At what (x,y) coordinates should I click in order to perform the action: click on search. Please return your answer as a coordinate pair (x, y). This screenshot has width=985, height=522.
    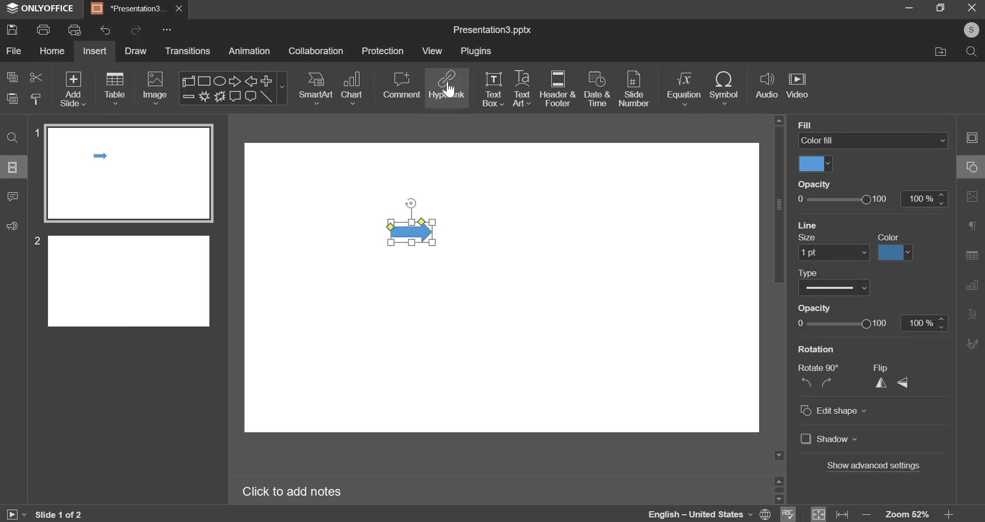
    Looking at the image, I should click on (973, 54).